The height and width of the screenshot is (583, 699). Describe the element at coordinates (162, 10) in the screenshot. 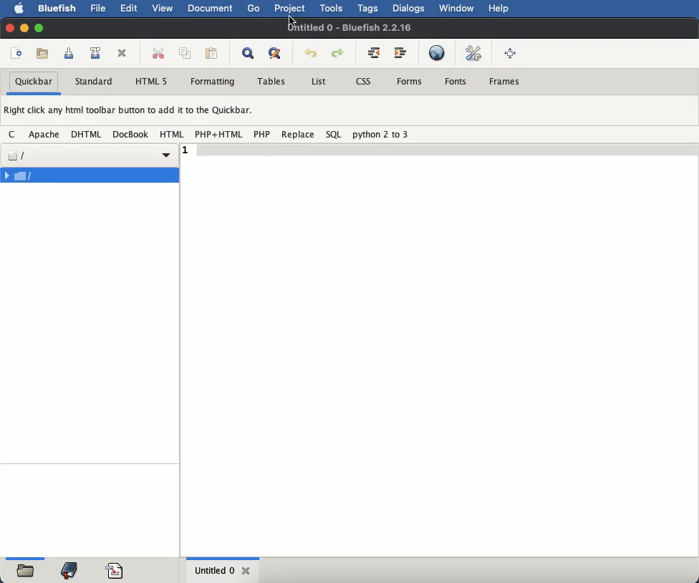

I see `view` at that location.